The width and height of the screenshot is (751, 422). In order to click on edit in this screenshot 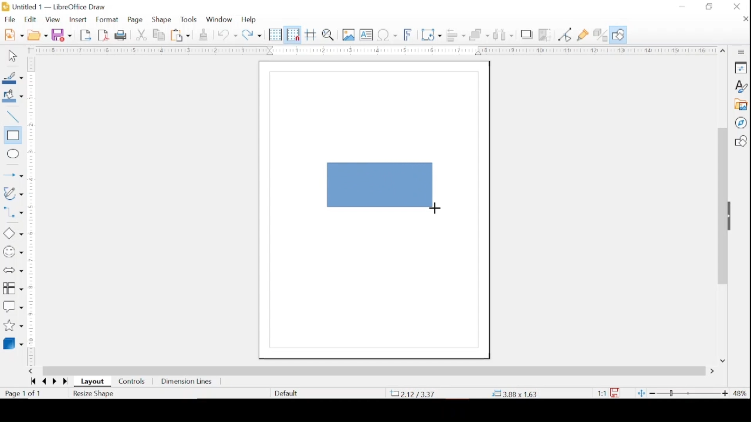, I will do `click(31, 19)`.